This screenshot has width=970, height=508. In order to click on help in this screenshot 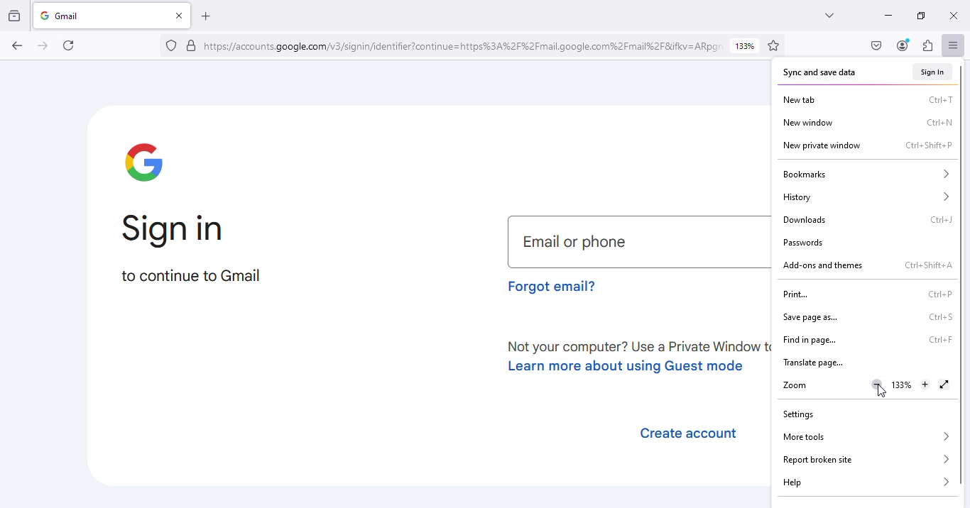, I will do `click(866, 482)`.